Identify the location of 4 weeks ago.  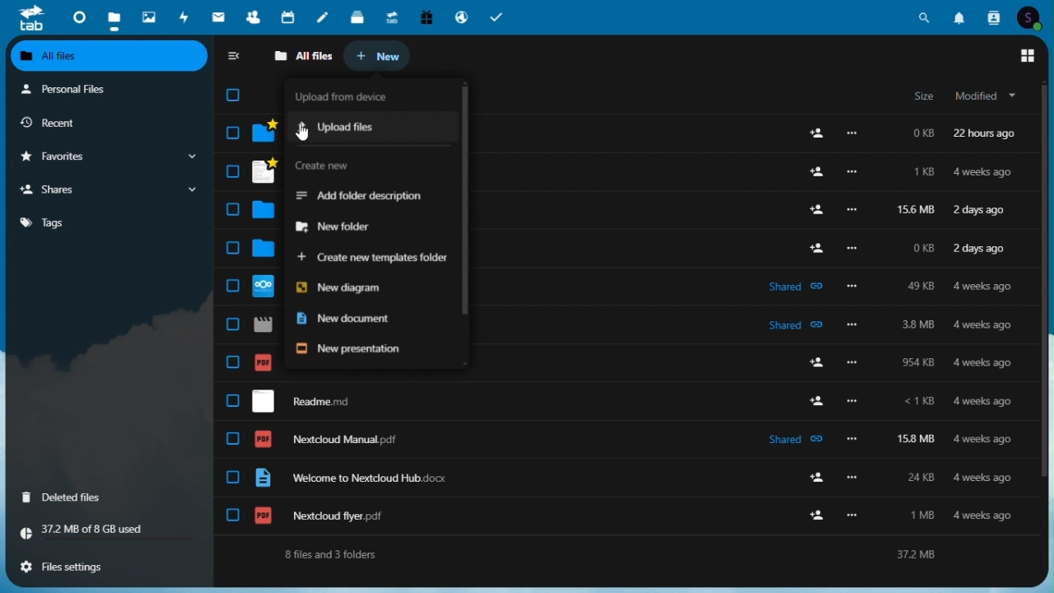
(983, 403).